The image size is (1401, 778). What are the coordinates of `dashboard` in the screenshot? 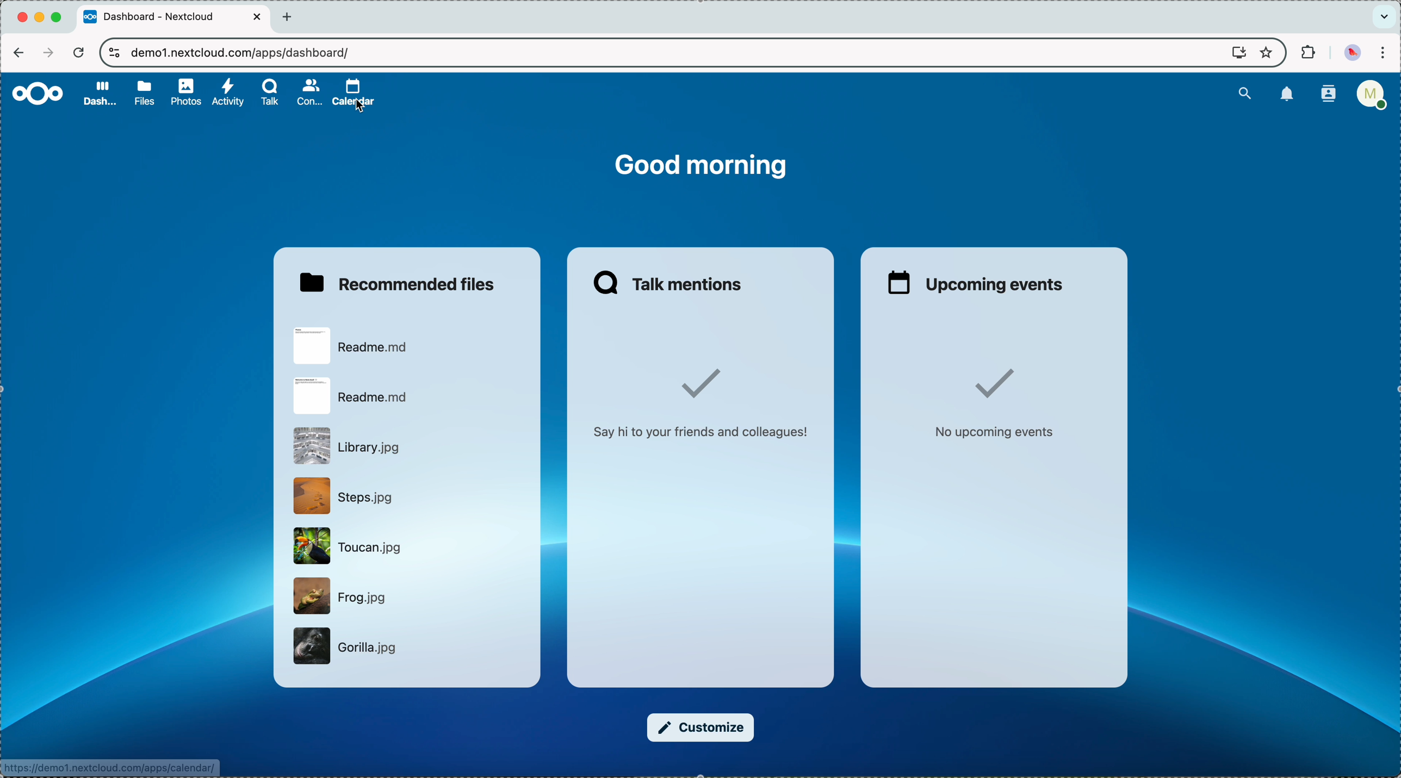 It's located at (98, 95).